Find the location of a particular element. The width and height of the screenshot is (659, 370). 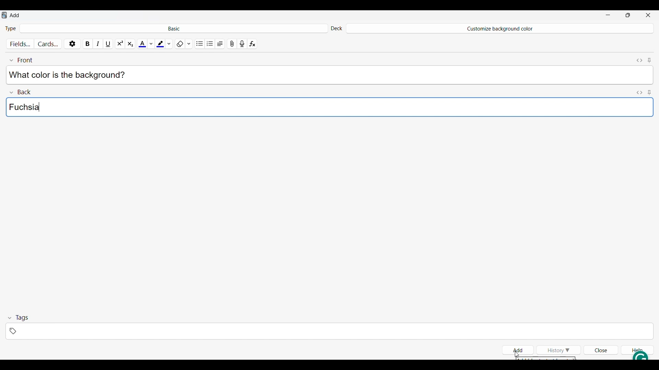

Sub script is located at coordinates (130, 43).